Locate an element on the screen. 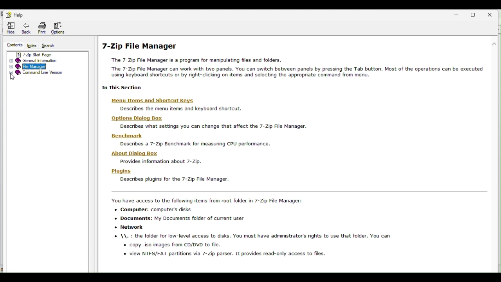 The image size is (501, 282). Provides information about 7-Zip. is located at coordinates (162, 162).